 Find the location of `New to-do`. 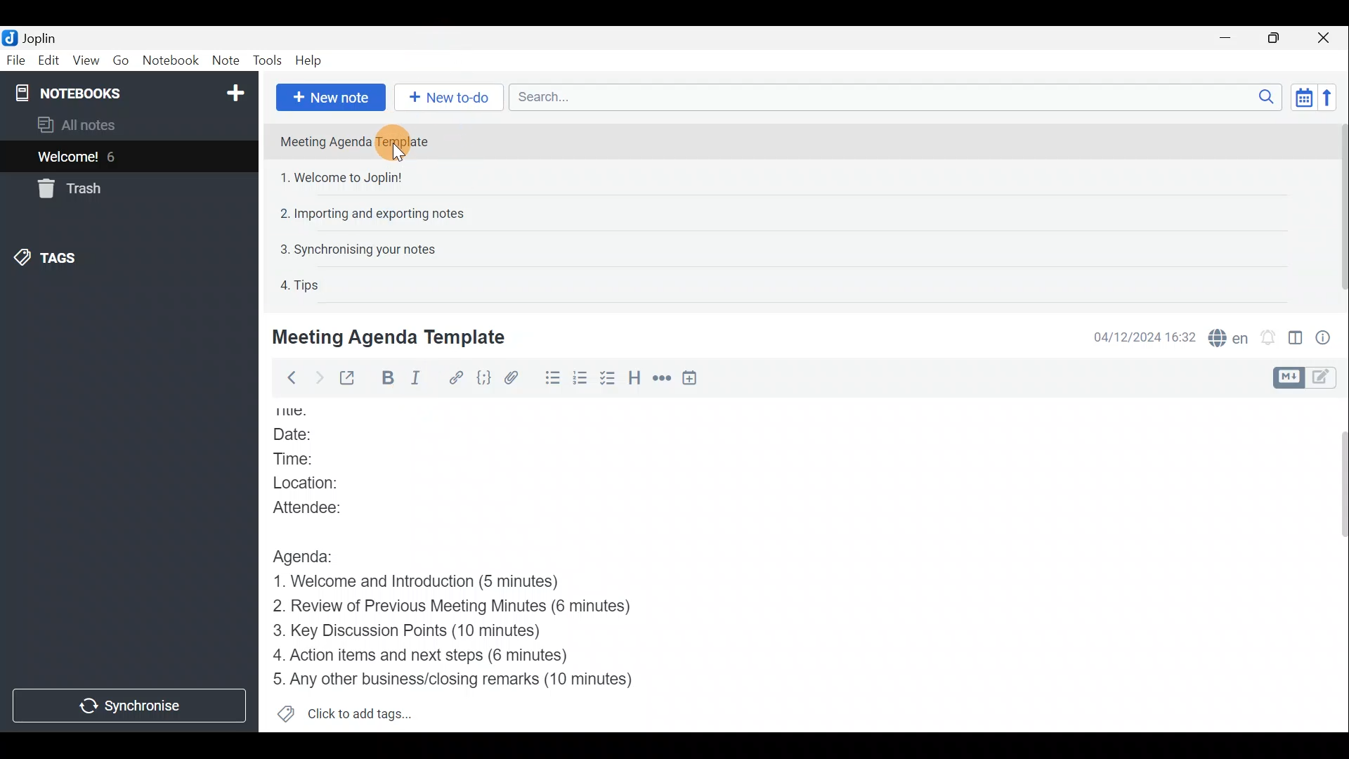

New to-do is located at coordinates (445, 98).